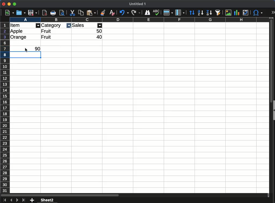 The width and height of the screenshot is (275, 203). I want to click on redo, so click(136, 13).